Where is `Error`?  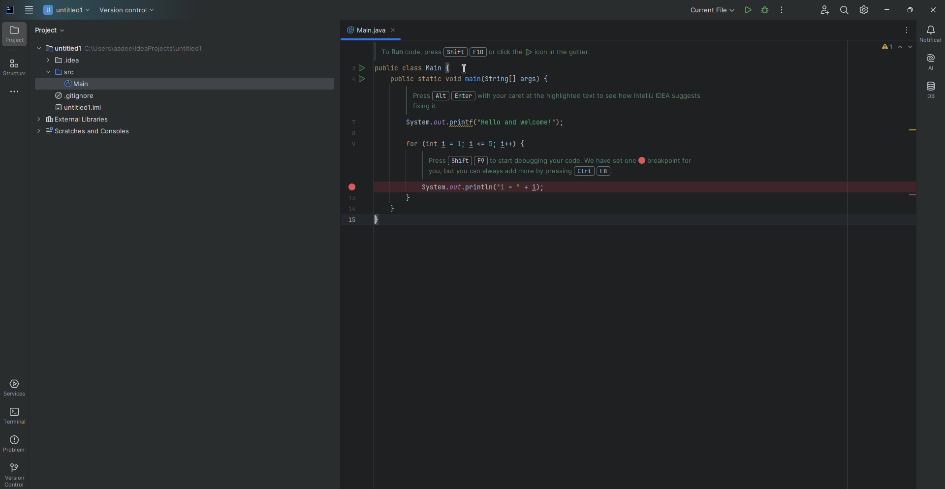
Error is located at coordinates (898, 47).